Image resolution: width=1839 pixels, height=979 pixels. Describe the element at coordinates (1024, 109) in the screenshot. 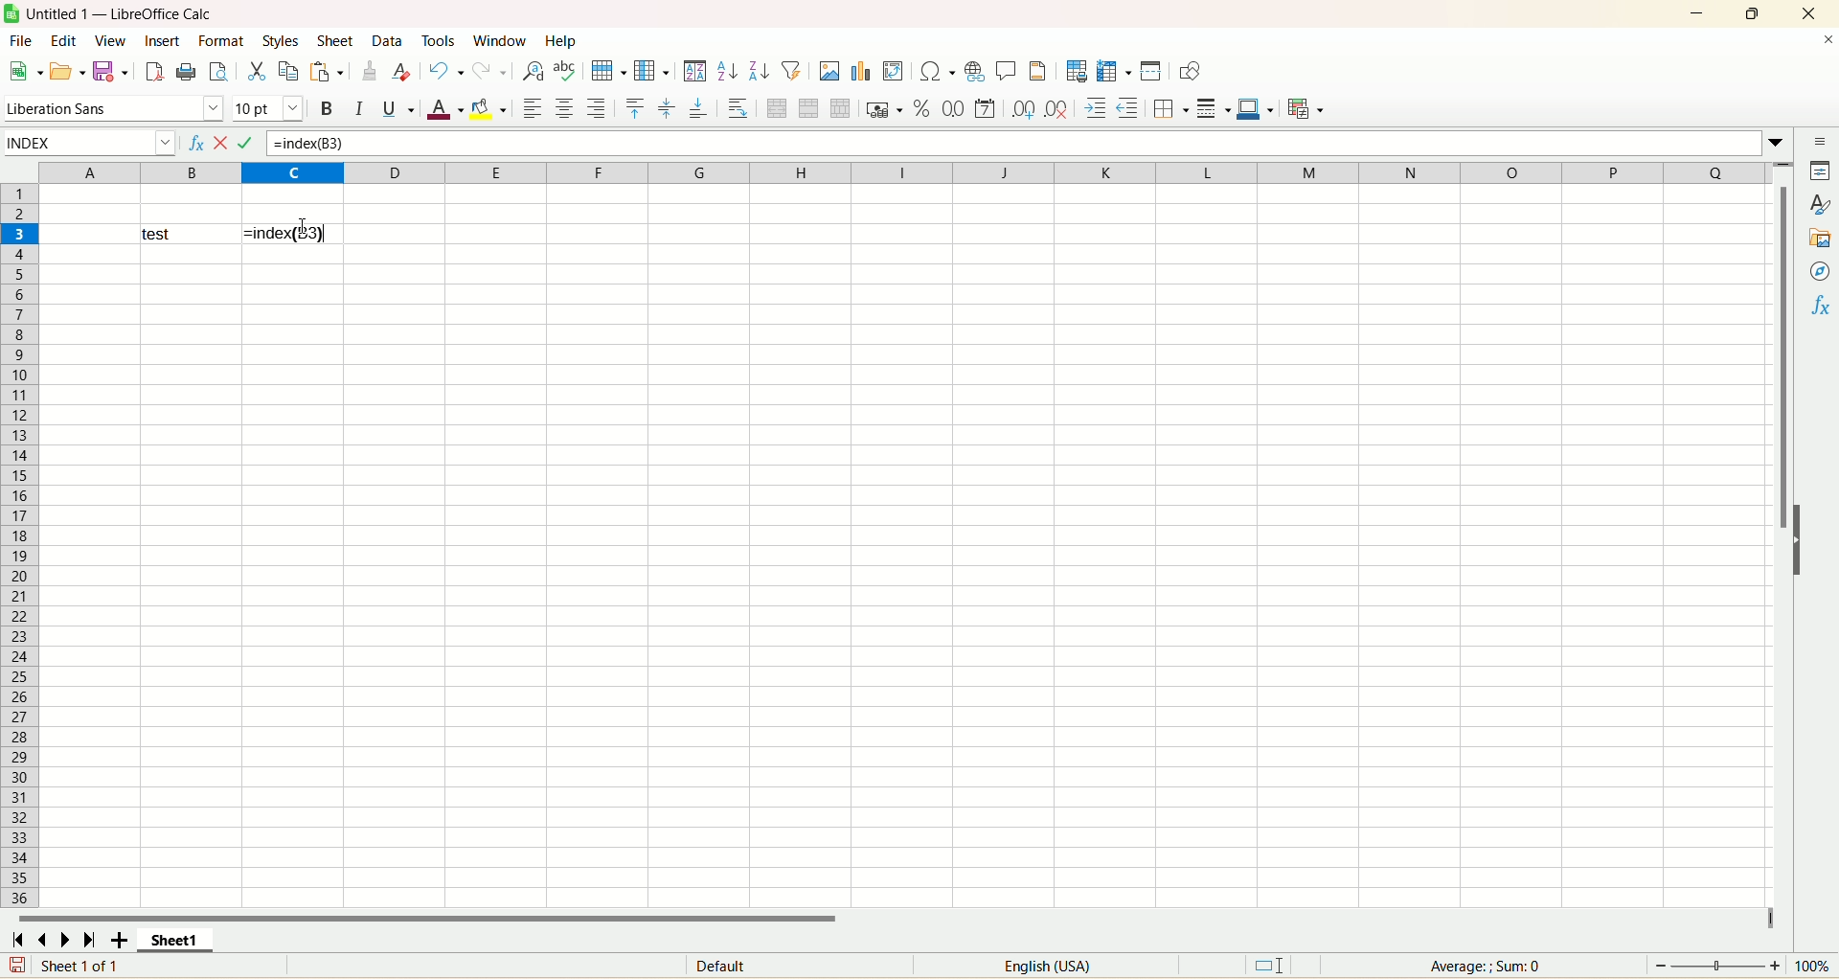

I see `add decimal` at that location.